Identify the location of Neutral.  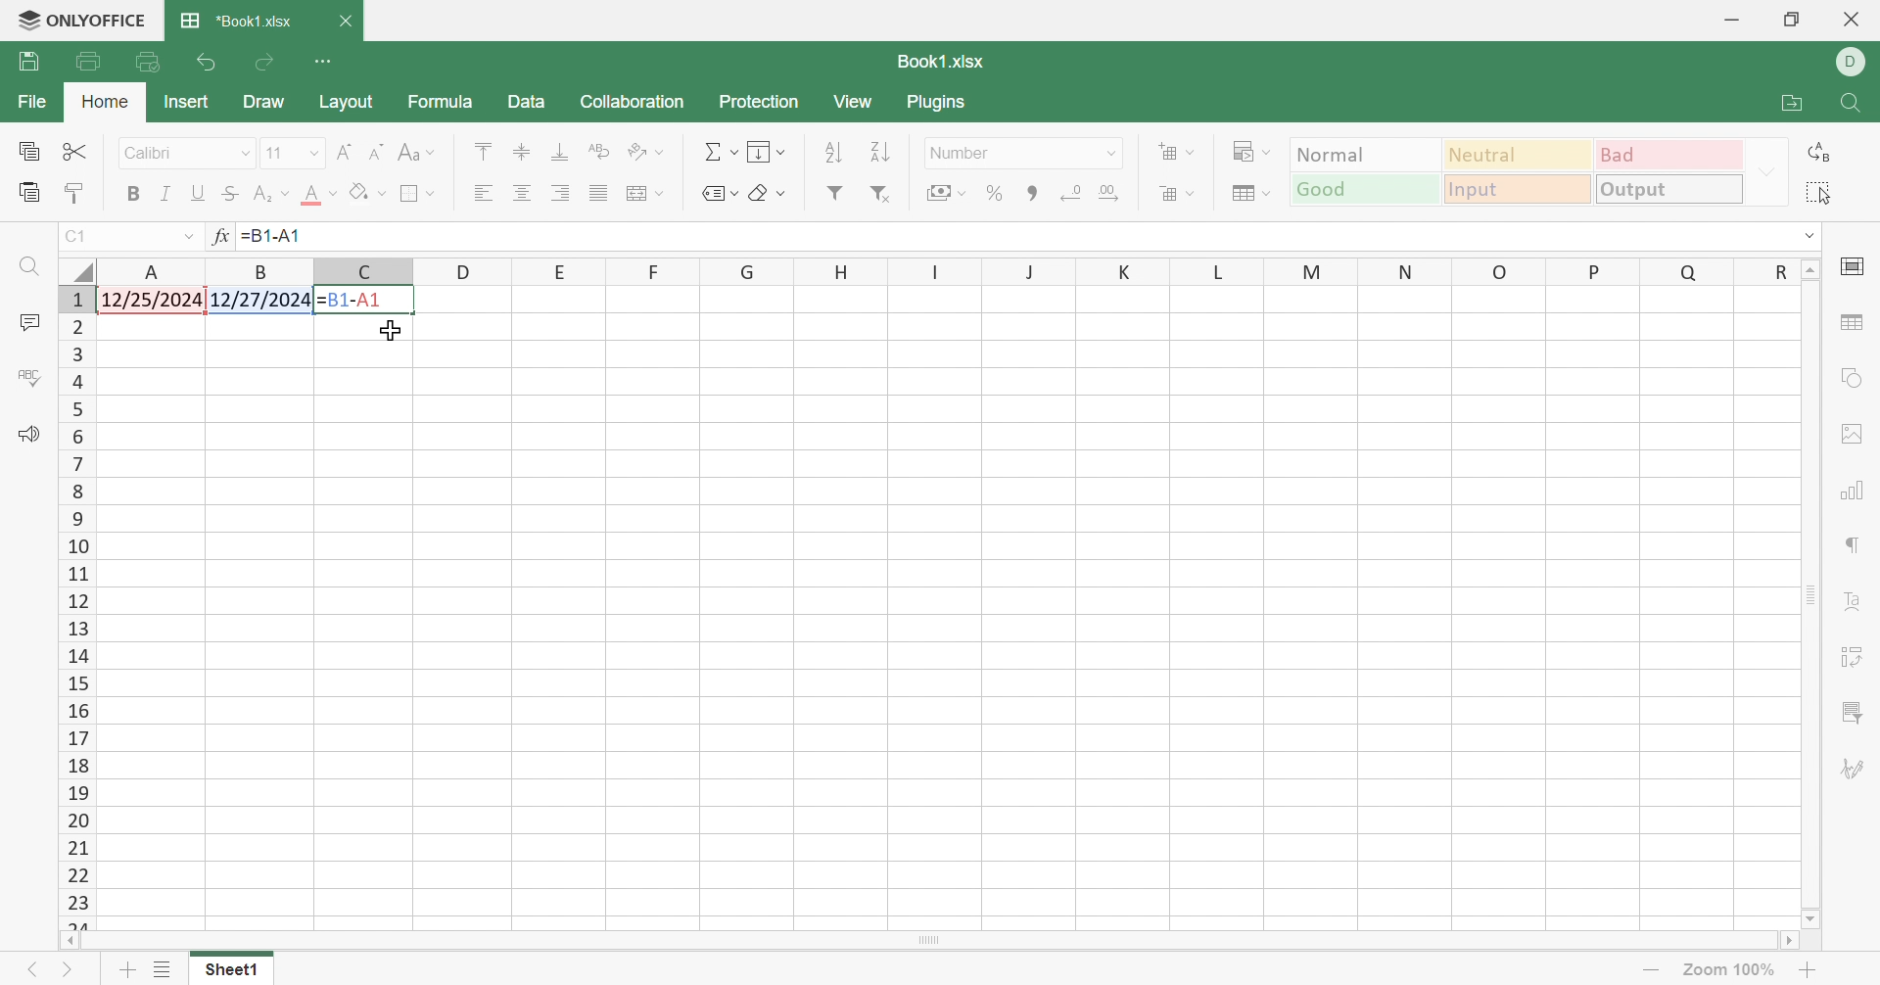
(1520, 154).